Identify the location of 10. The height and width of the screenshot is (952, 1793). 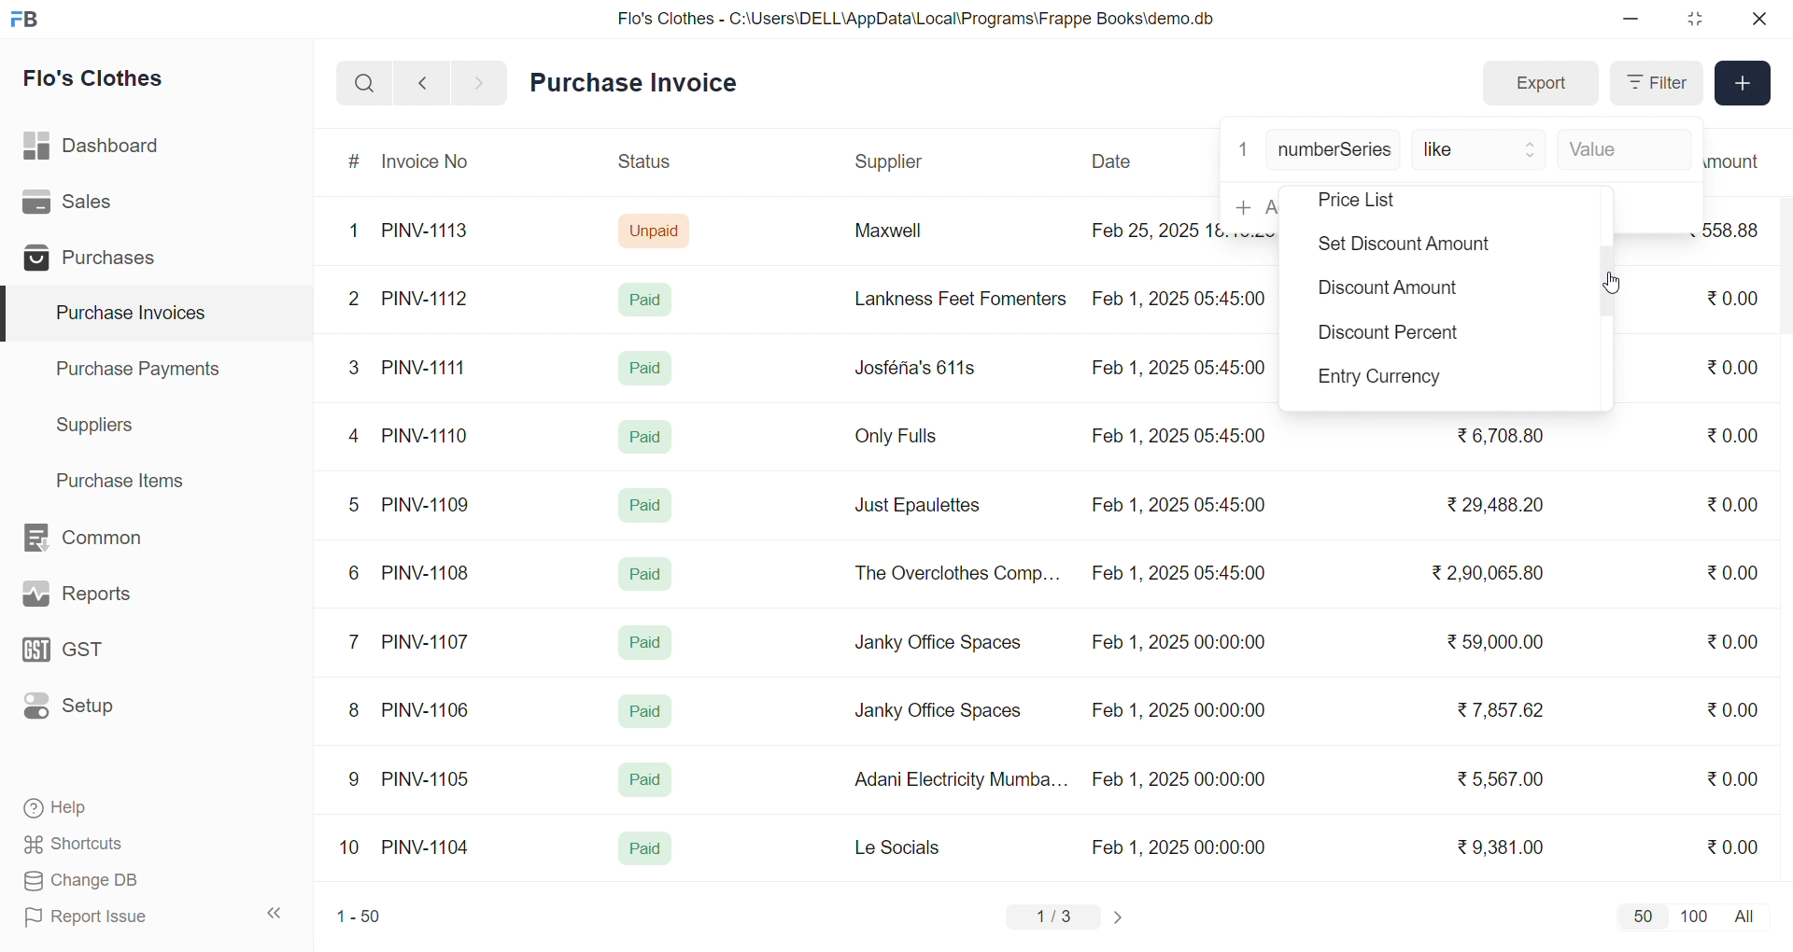
(354, 849).